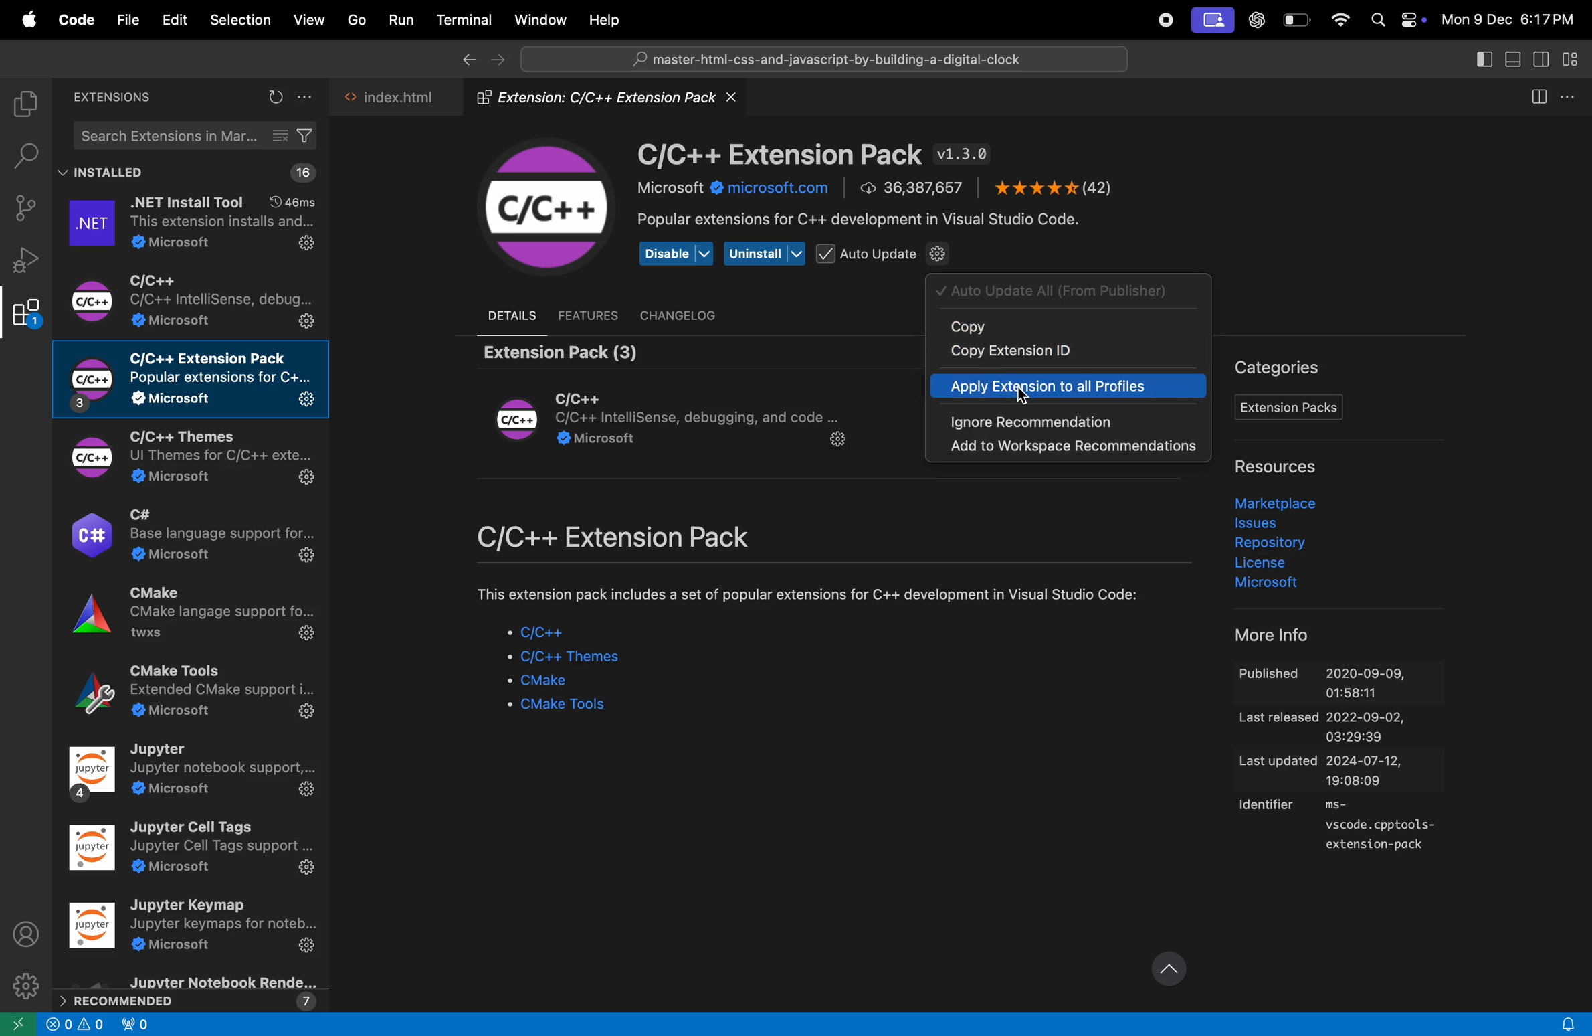  I want to click on profile, so click(27, 932).